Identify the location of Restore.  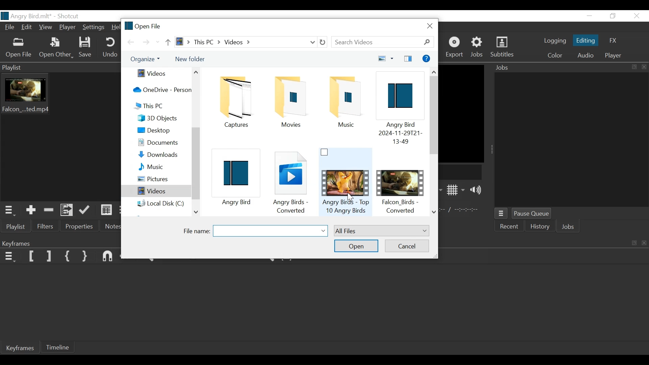
(614, 16).